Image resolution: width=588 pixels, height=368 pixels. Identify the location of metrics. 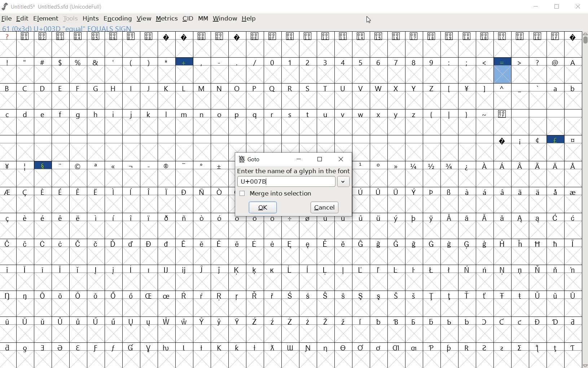
(166, 18).